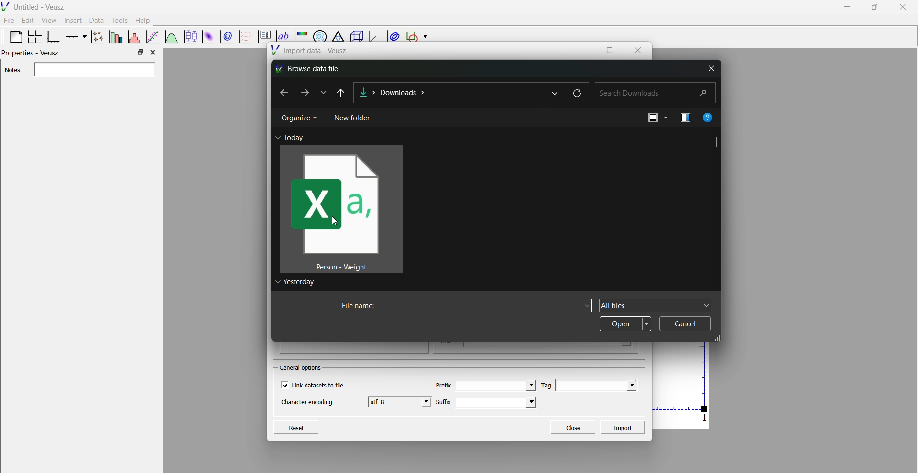 This screenshot has width=918, height=473. What do you see at coordinates (302, 367) in the screenshot?
I see `General options` at bounding box center [302, 367].